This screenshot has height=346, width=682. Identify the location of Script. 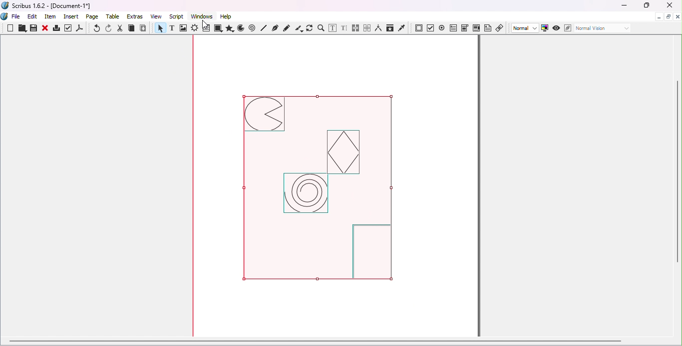
(178, 16).